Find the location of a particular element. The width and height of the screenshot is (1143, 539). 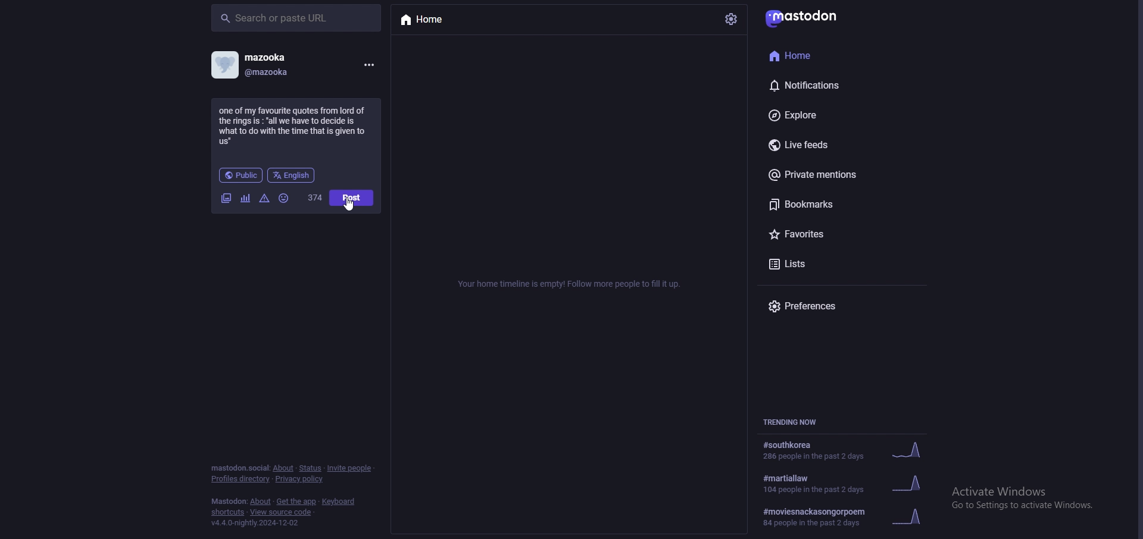

notifications is located at coordinates (827, 83).